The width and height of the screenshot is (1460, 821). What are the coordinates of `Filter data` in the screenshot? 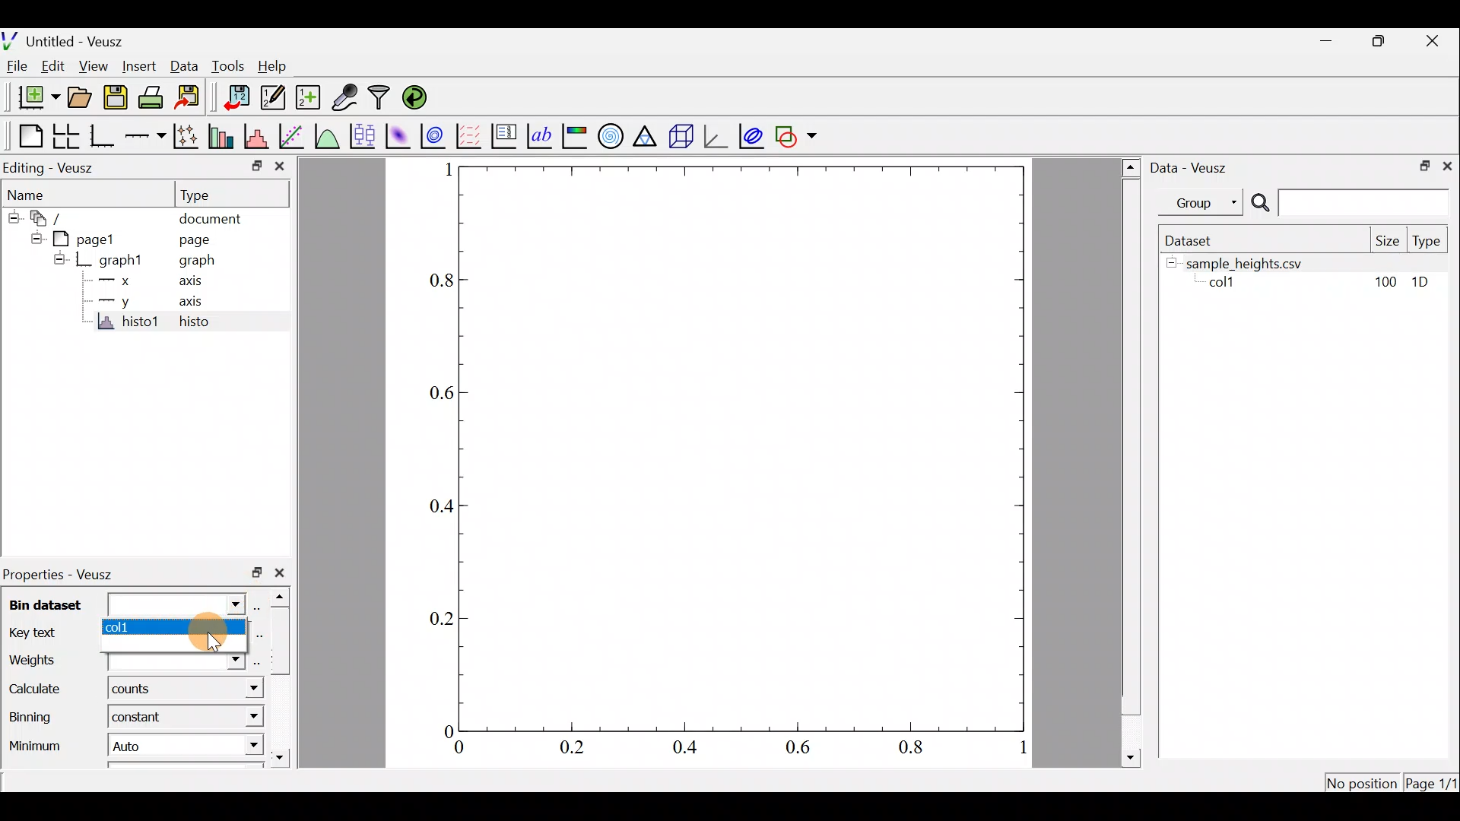 It's located at (382, 97).